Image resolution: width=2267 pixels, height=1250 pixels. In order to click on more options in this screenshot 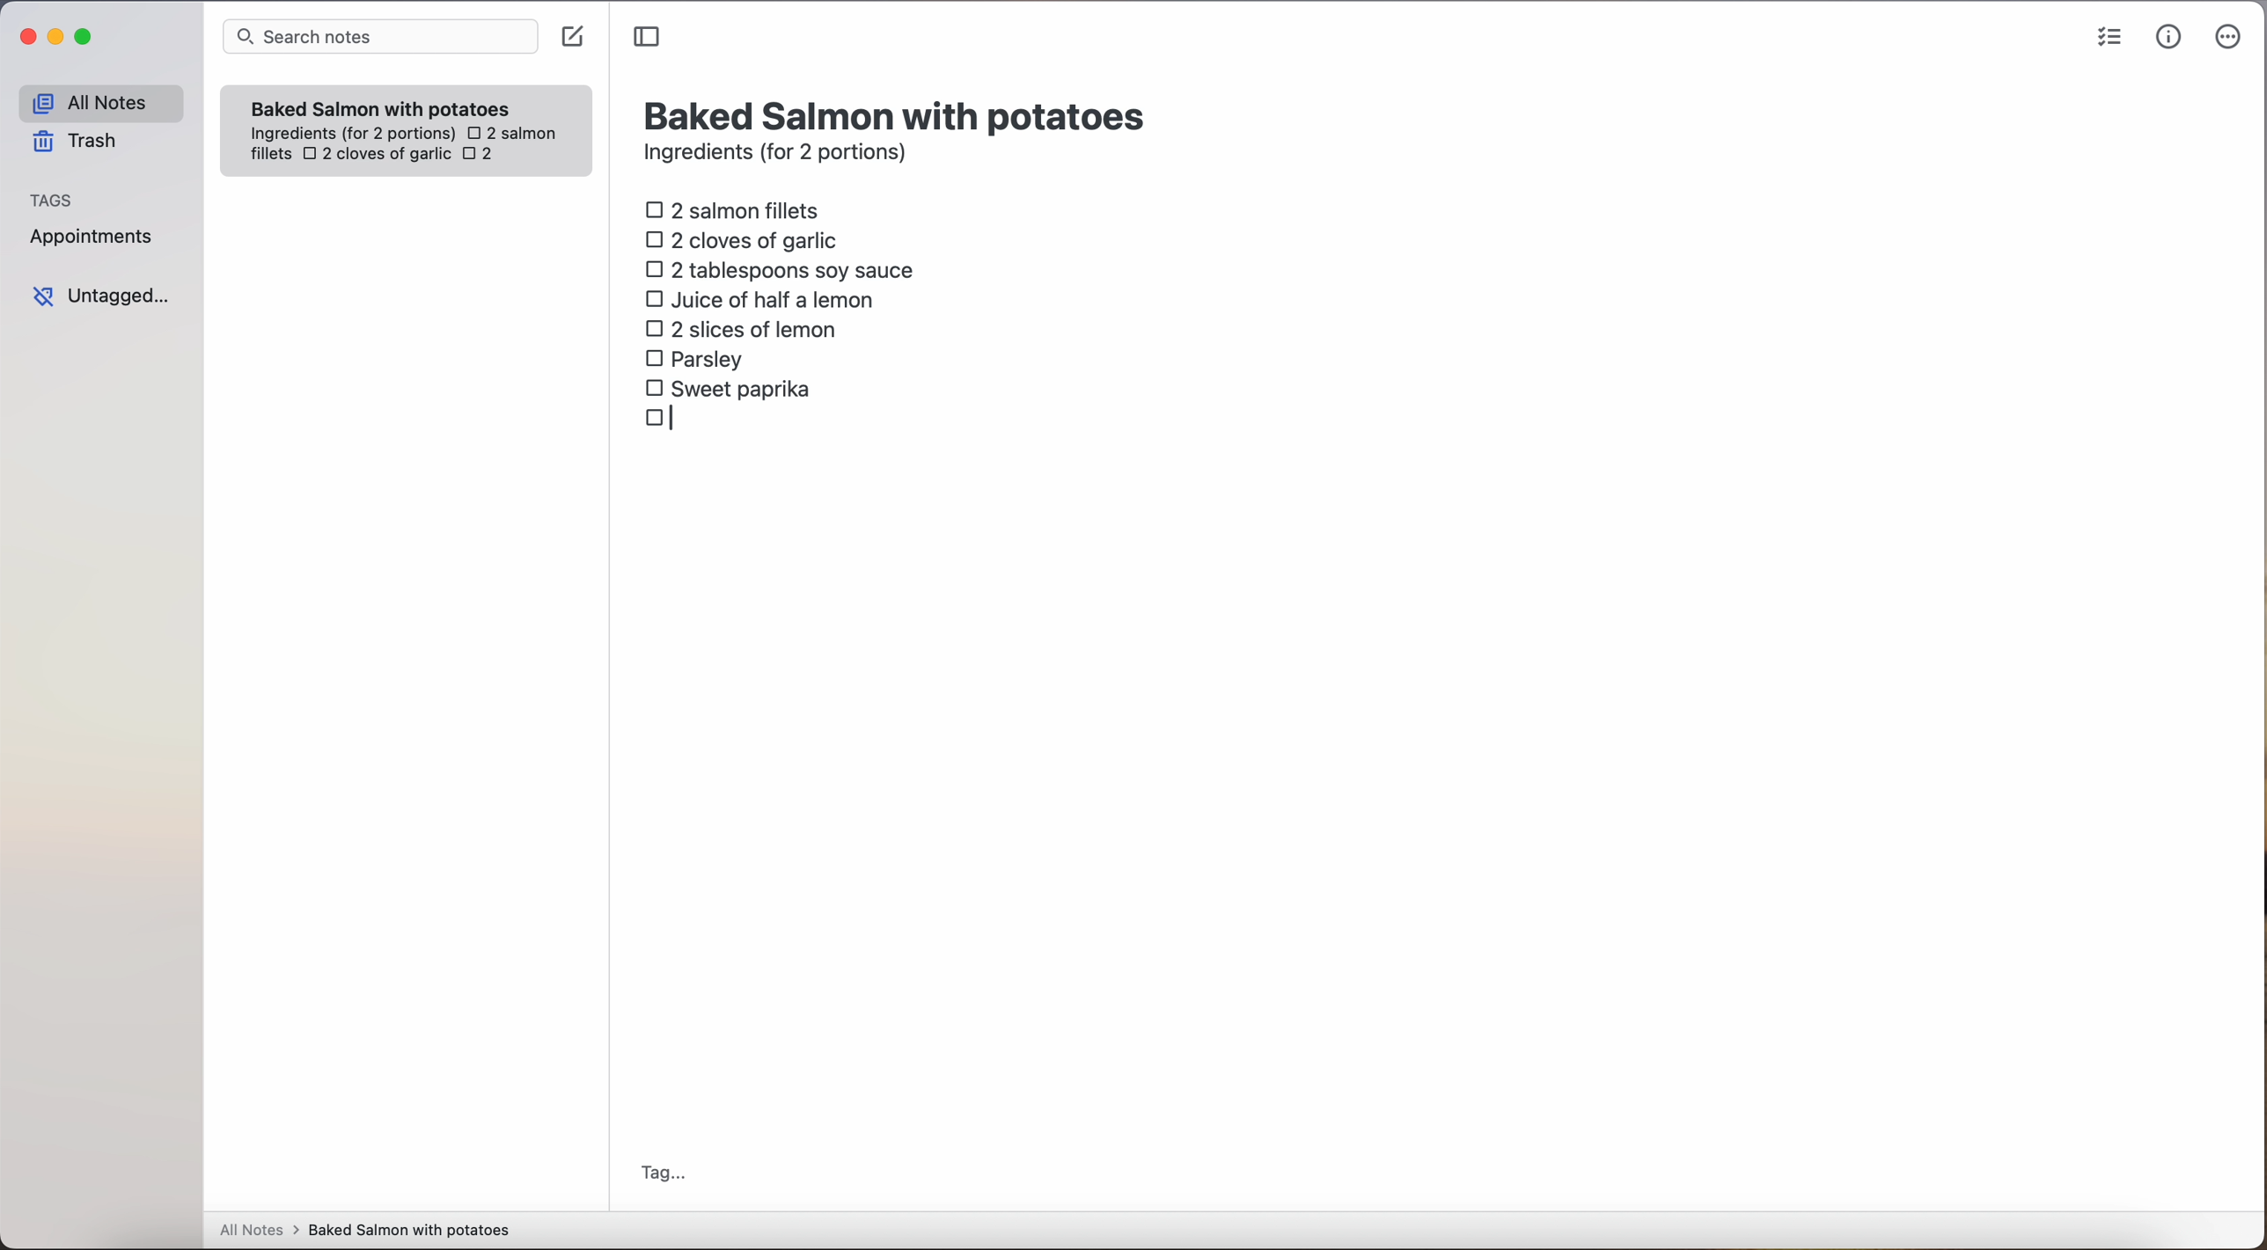, I will do `click(2232, 38)`.